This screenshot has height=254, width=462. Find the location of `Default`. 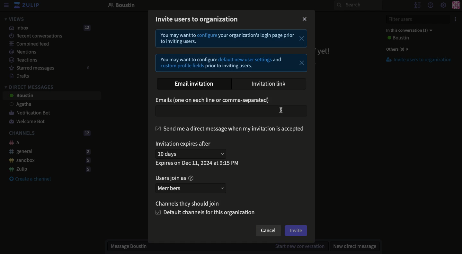

Default is located at coordinates (206, 213).